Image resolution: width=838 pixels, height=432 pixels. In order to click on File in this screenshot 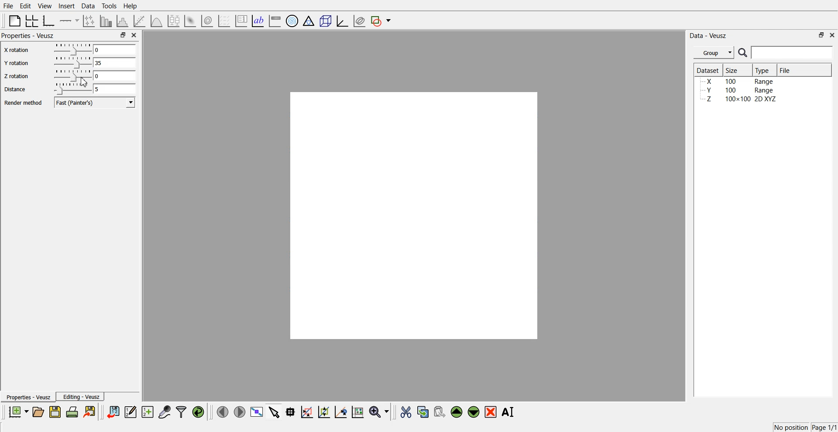, I will do `click(8, 6)`.